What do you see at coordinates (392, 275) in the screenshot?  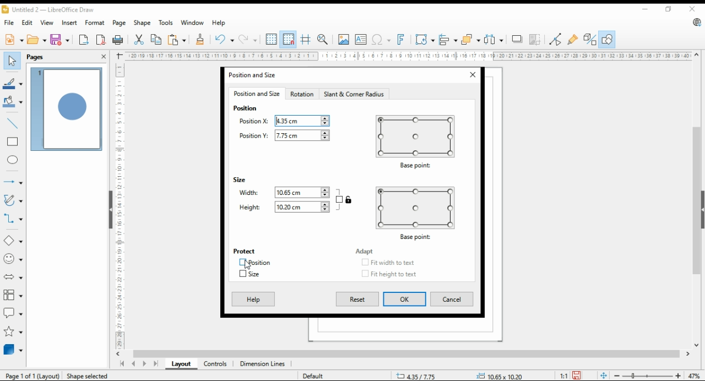 I see `checkbox: fit height to text` at bounding box center [392, 275].